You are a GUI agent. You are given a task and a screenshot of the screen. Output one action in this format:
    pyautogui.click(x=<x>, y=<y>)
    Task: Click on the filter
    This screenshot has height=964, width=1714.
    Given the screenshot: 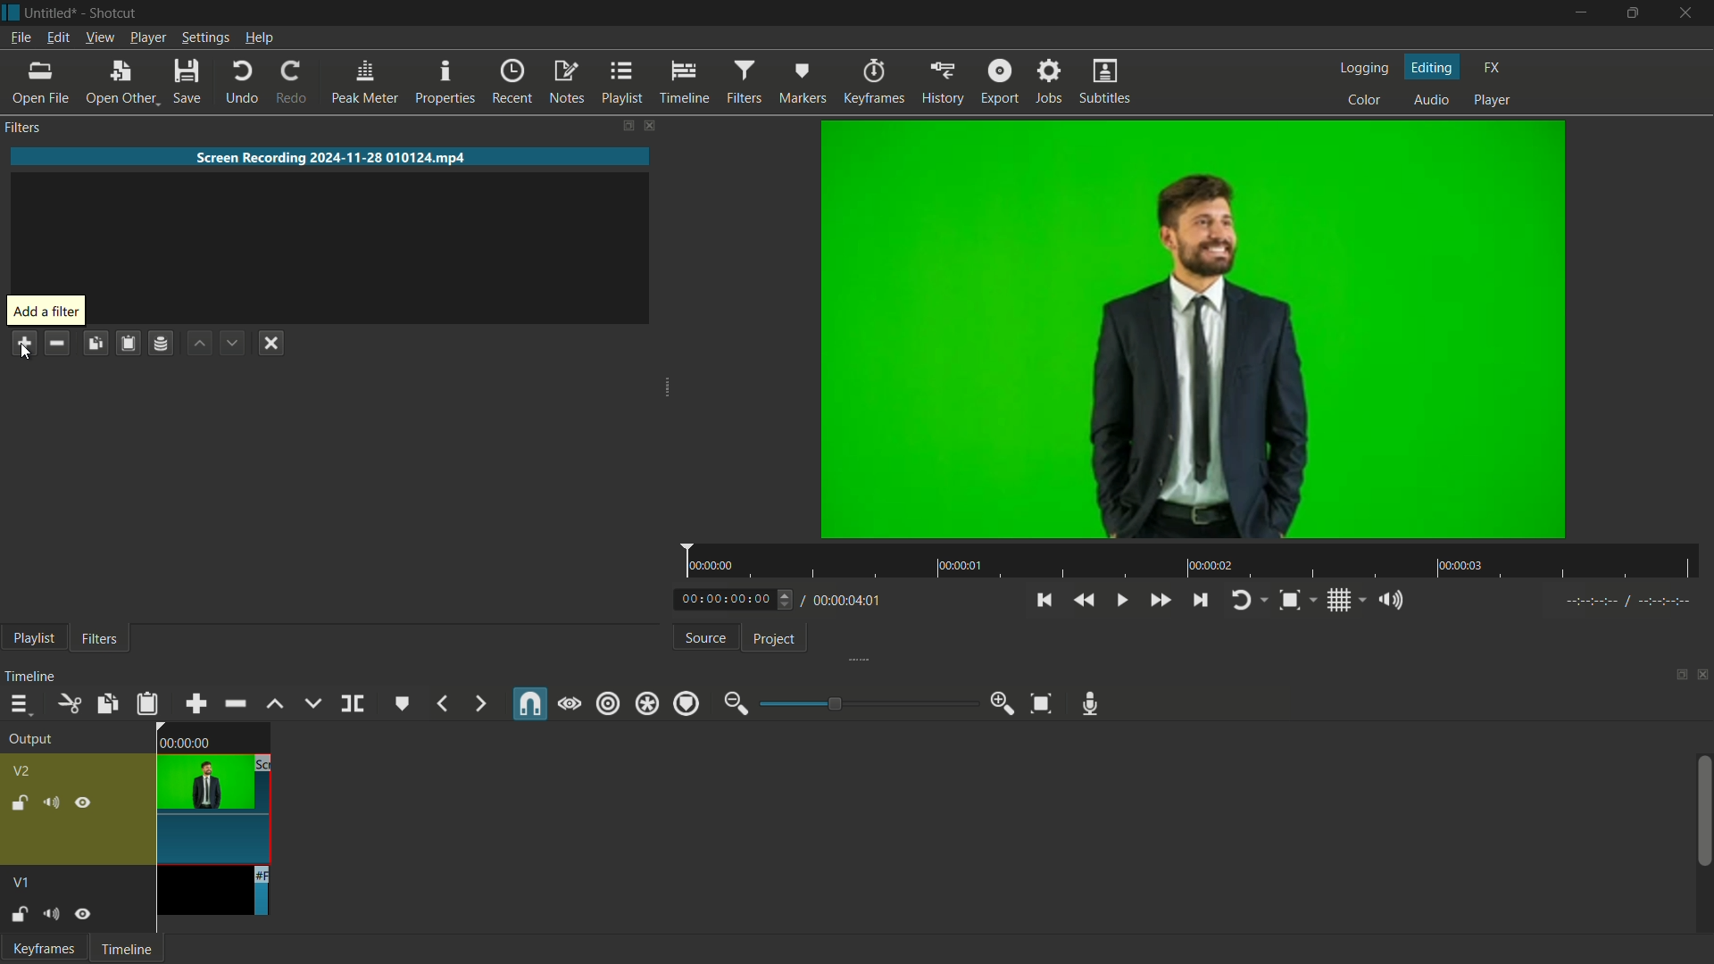 What is the action you would take?
    pyautogui.click(x=98, y=637)
    